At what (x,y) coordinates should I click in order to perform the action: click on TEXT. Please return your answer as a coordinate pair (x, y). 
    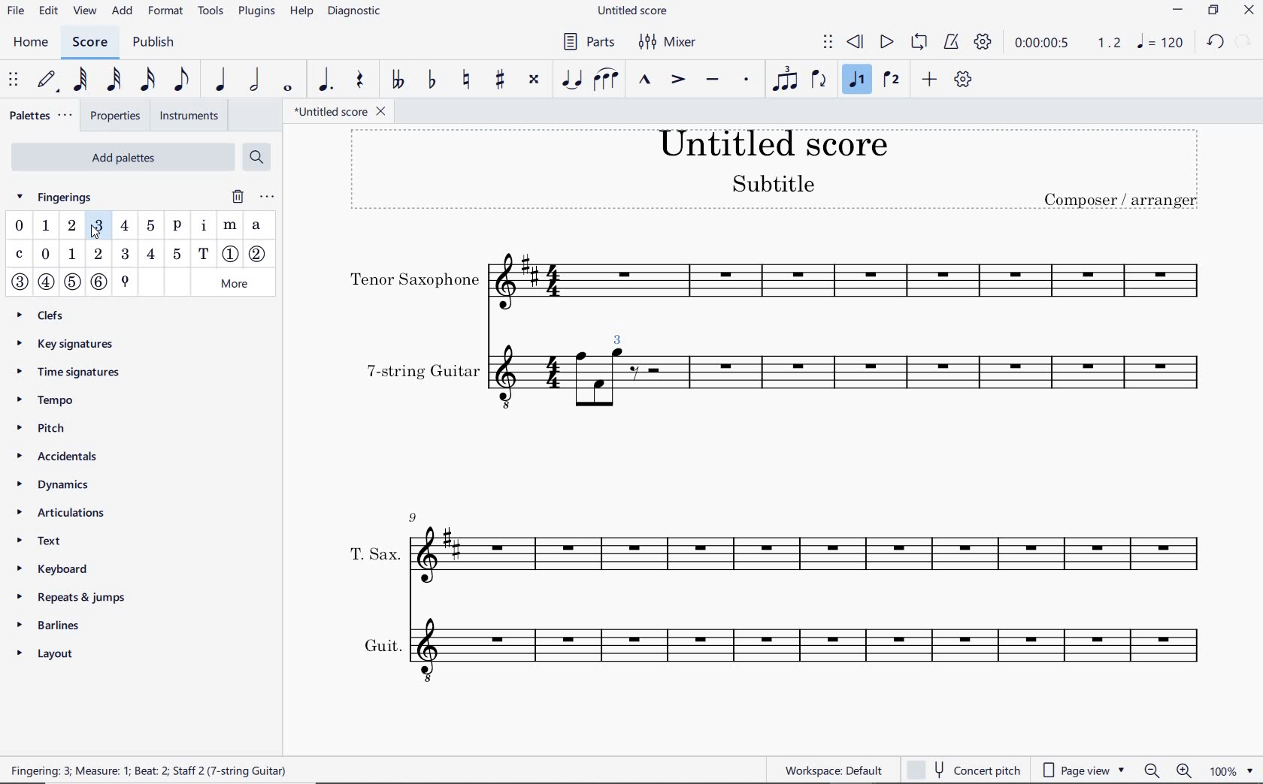
    Looking at the image, I should click on (59, 543).